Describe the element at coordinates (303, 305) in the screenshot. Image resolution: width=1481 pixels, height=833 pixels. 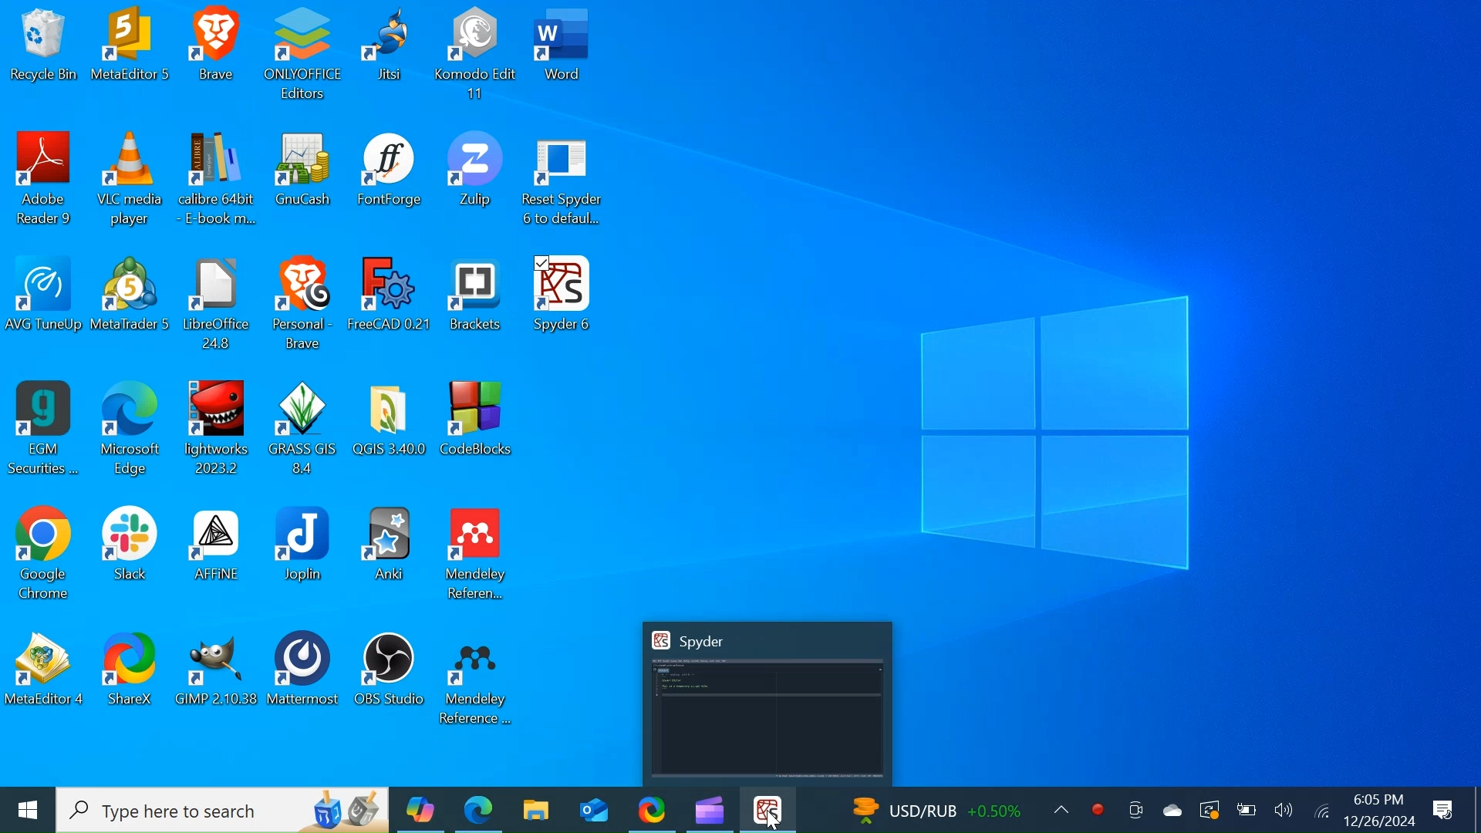
I see `Brave Desktop Icon` at that location.